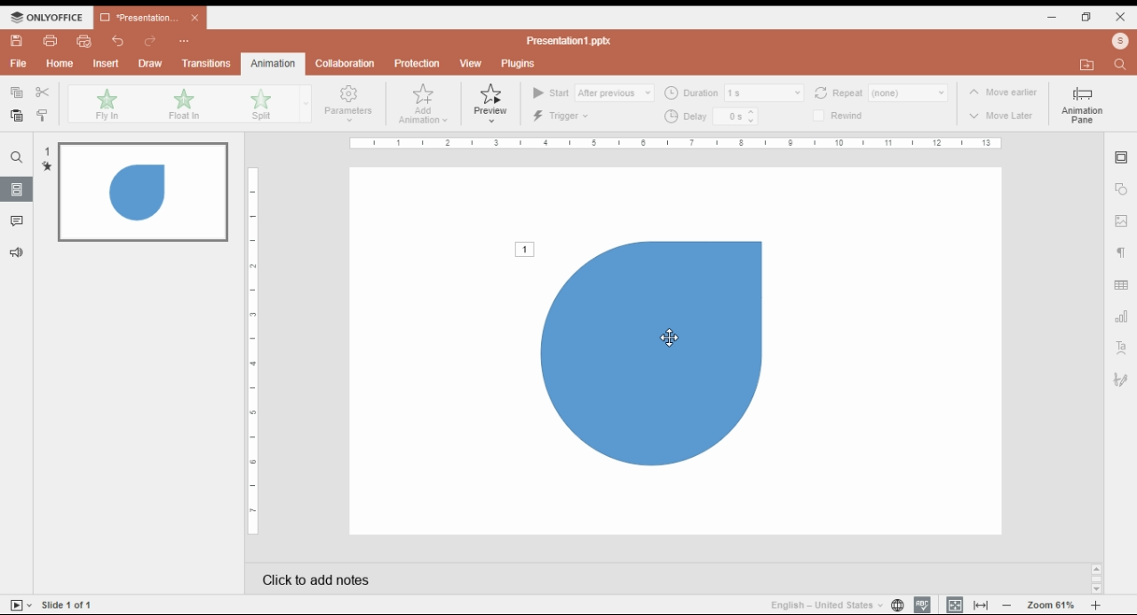 Image resolution: width=1137 pixels, height=615 pixels. I want to click on save, so click(17, 41).